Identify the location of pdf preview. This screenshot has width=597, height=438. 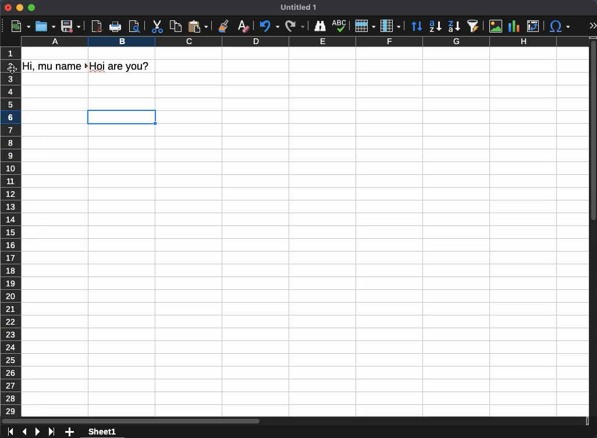
(97, 26).